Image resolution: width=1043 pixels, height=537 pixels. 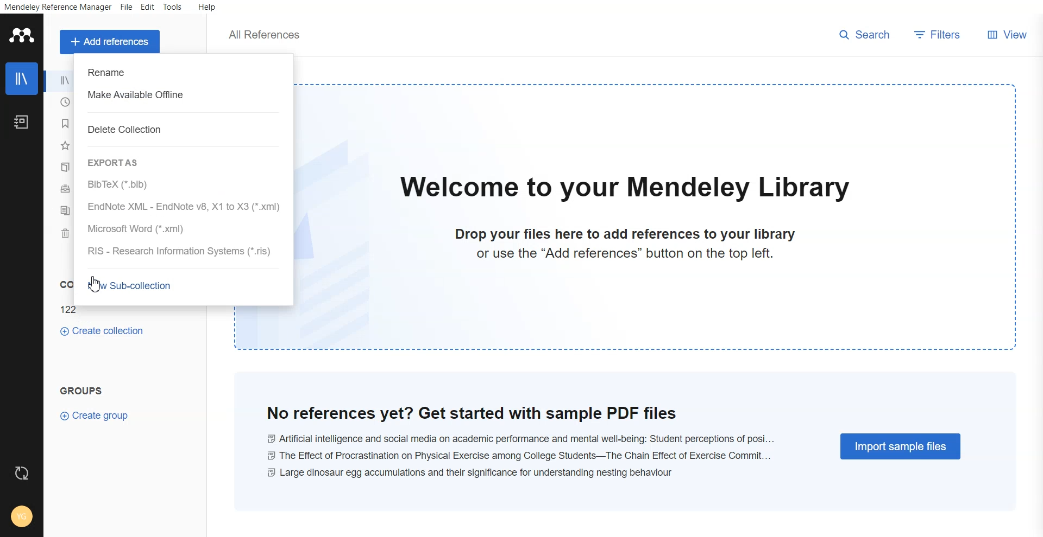 What do you see at coordinates (86, 389) in the screenshot?
I see `Groups` at bounding box center [86, 389].